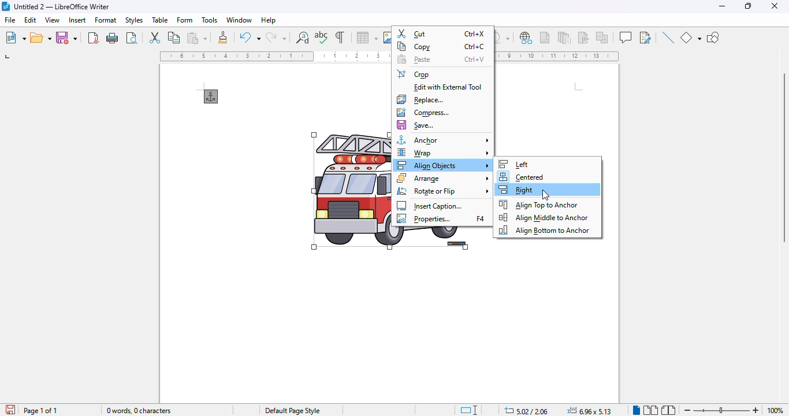 This screenshot has width=789, height=416. Describe the element at coordinates (210, 20) in the screenshot. I see `tools` at that location.